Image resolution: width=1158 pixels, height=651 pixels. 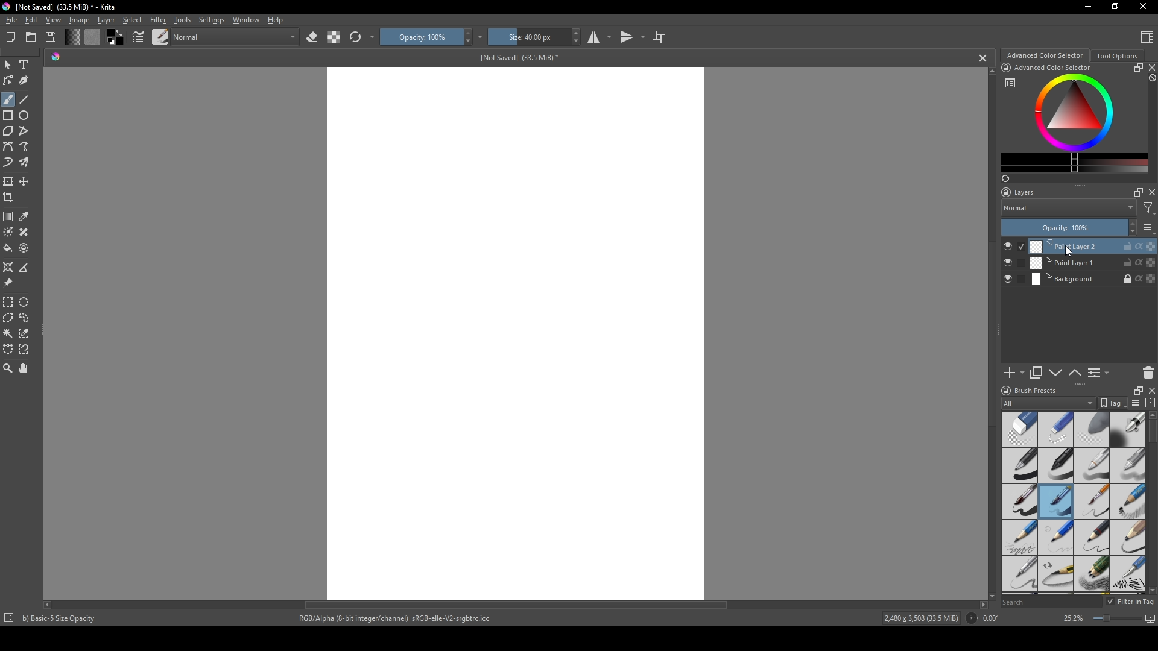 What do you see at coordinates (1092, 465) in the screenshot?
I see `white pen` at bounding box center [1092, 465].